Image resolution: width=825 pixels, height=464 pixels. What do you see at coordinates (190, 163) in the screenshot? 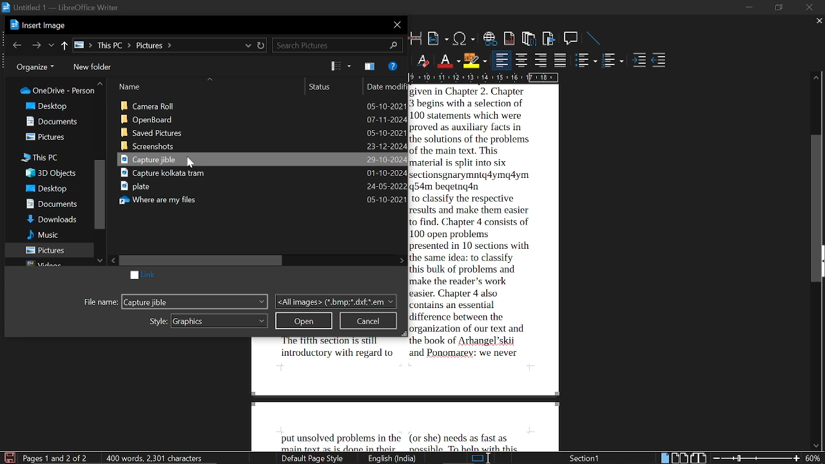
I see `cursor` at bounding box center [190, 163].